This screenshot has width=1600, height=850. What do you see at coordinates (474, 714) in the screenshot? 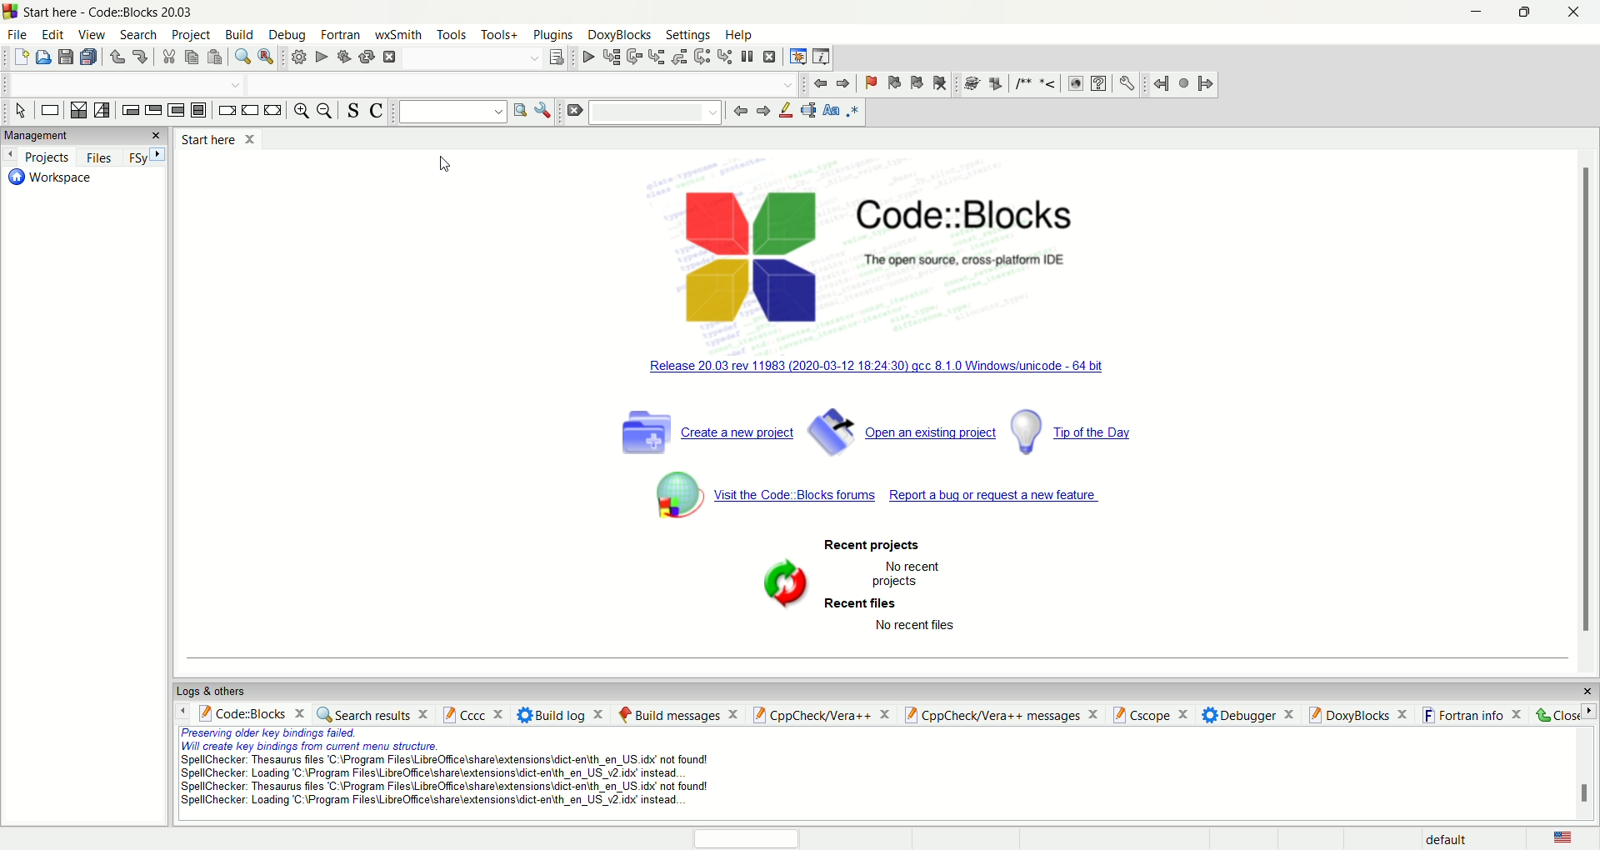
I see `Cccc` at bounding box center [474, 714].